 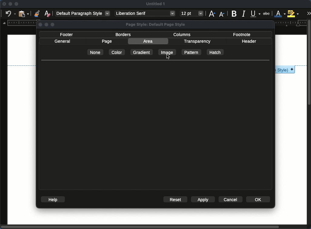 What do you see at coordinates (4, 4) in the screenshot?
I see `close` at bounding box center [4, 4].